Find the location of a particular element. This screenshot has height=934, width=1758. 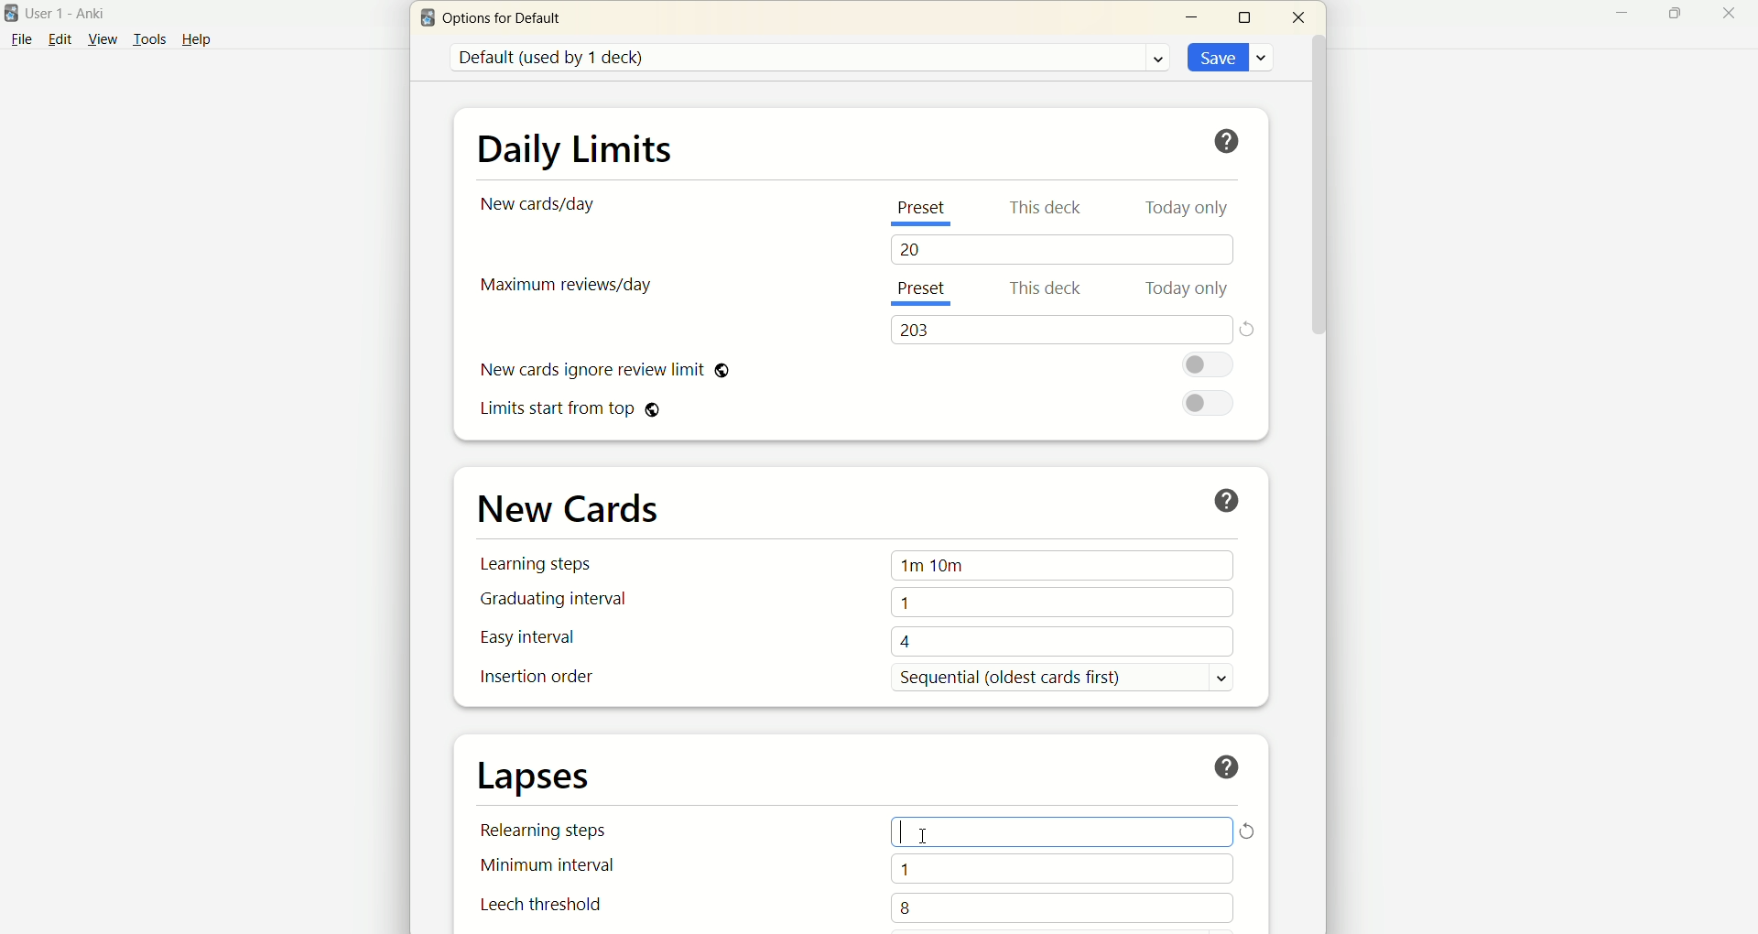

User1-Anki is located at coordinates (78, 13).